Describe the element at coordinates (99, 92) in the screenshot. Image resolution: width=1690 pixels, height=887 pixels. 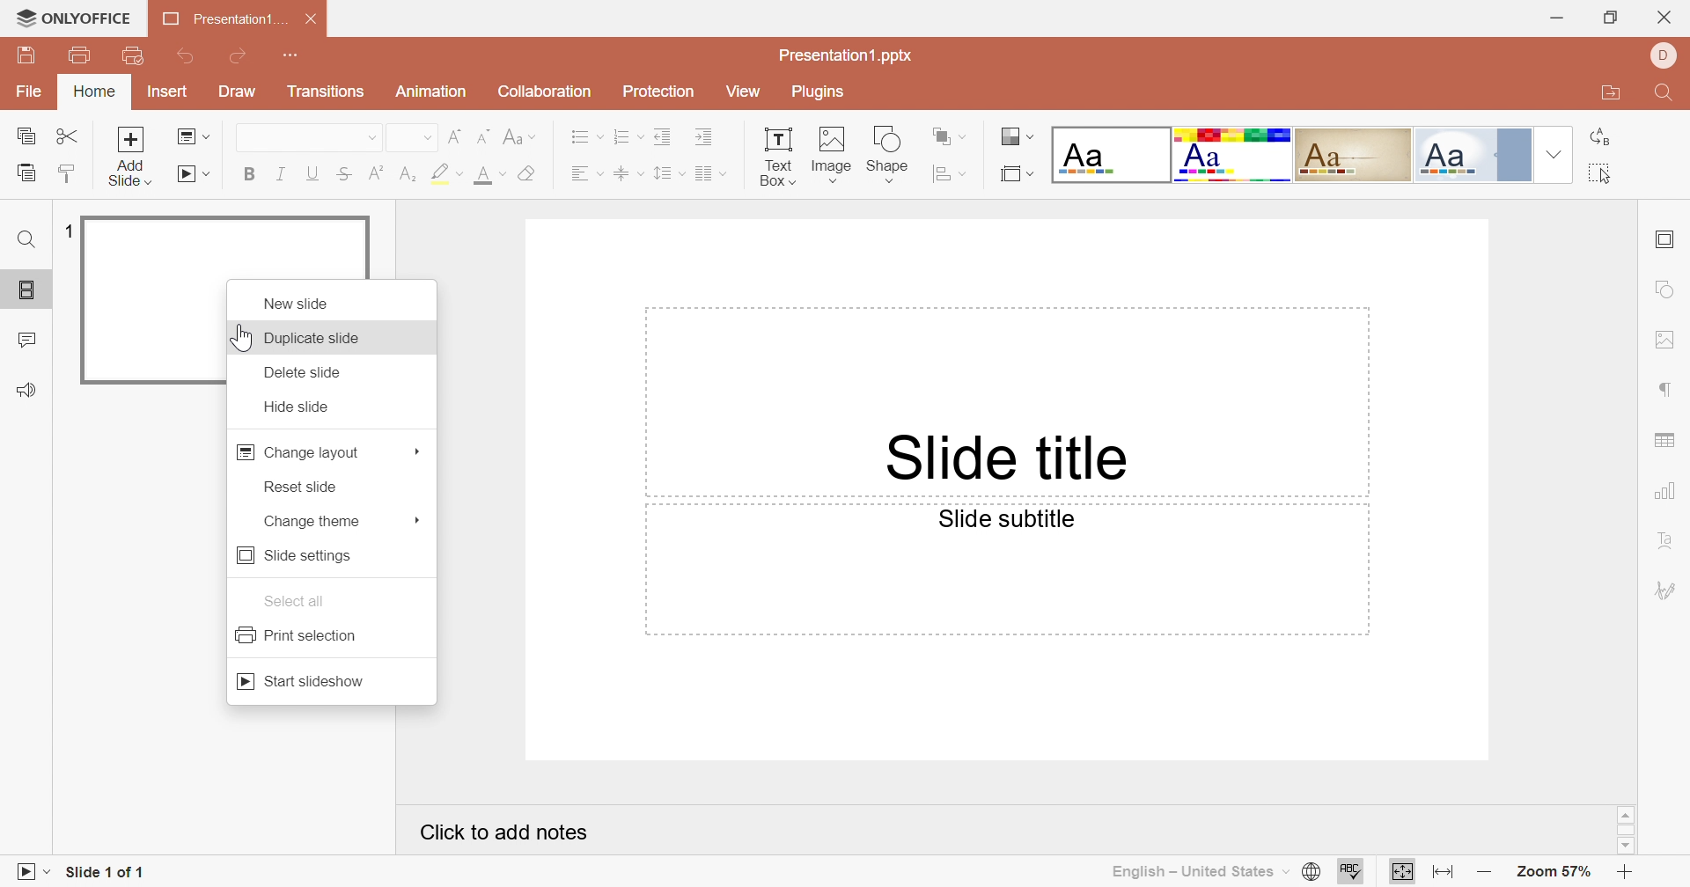
I see `Home` at that location.